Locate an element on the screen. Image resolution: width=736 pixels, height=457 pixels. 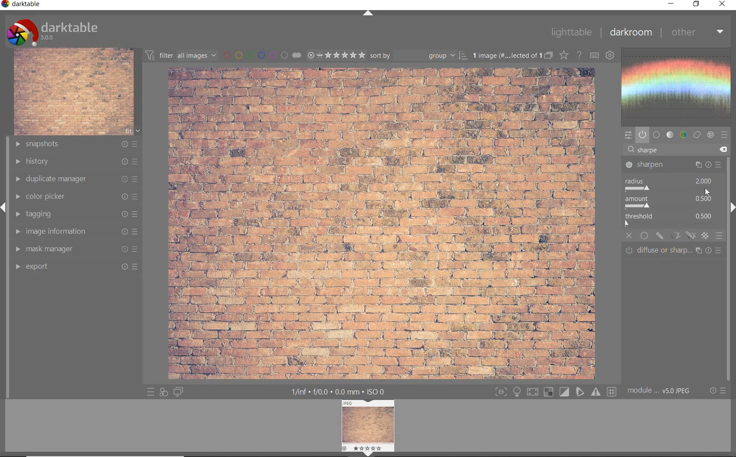
reset or preset preference is located at coordinates (717, 391).